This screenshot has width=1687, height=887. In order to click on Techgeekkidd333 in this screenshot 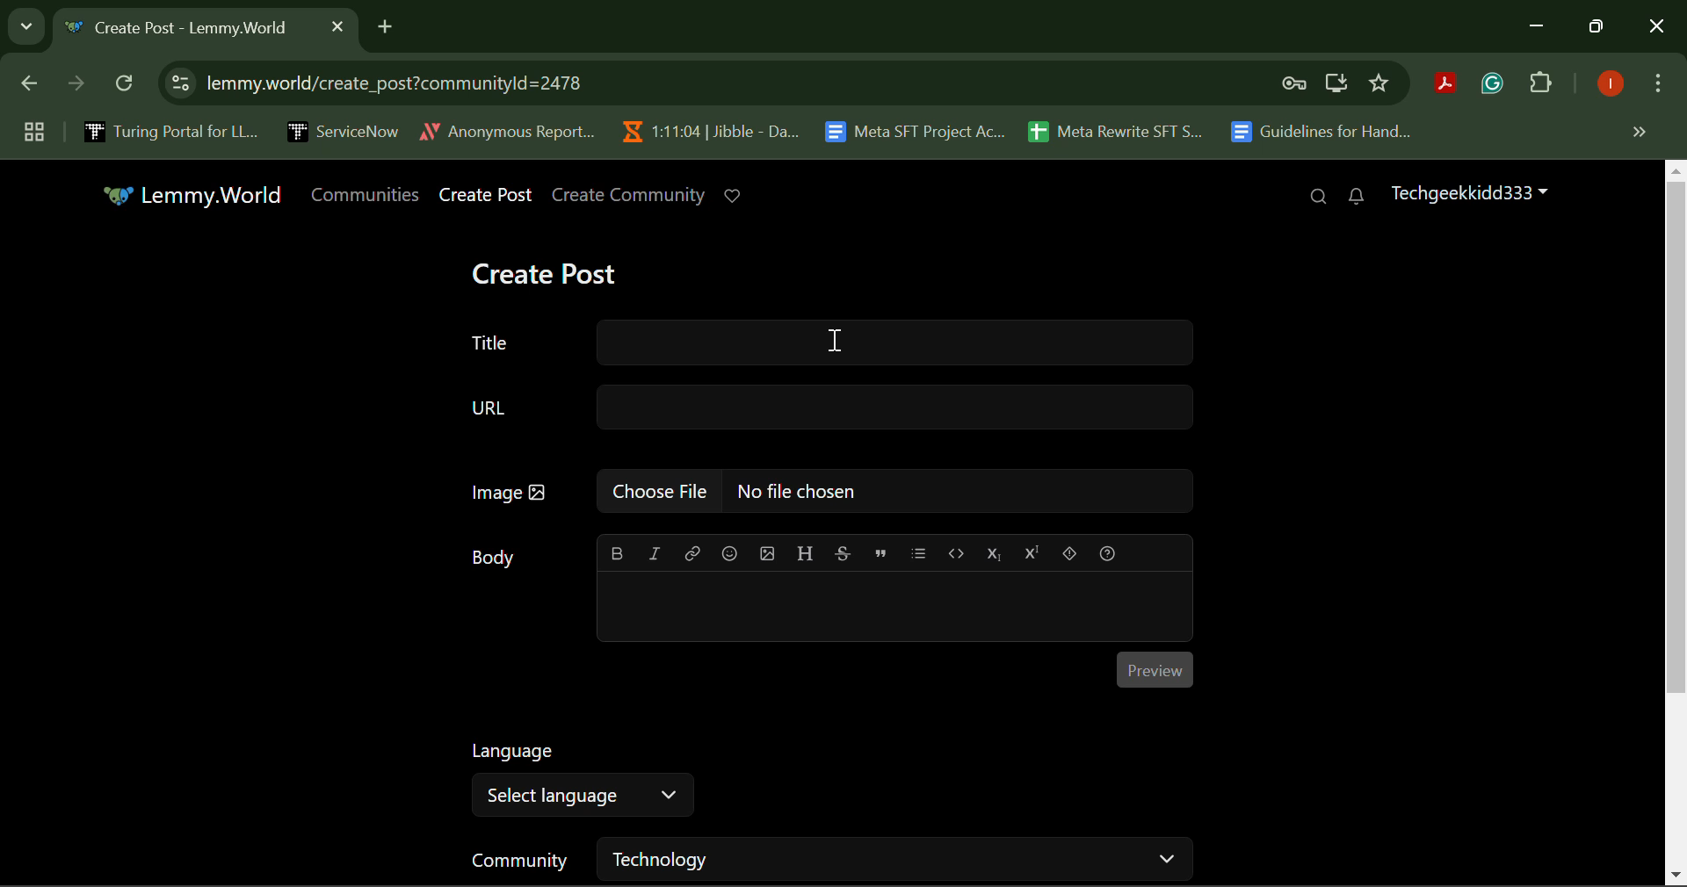, I will do `click(1467, 191)`.